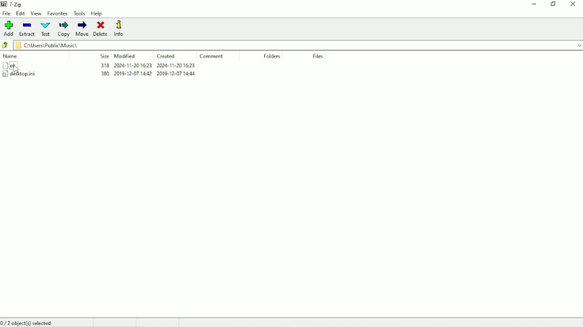 The height and width of the screenshot is (327, 583). What do you see at coordinates (167, 56) in the screenshot?
I see `Created` at bounding box center [167, 56].